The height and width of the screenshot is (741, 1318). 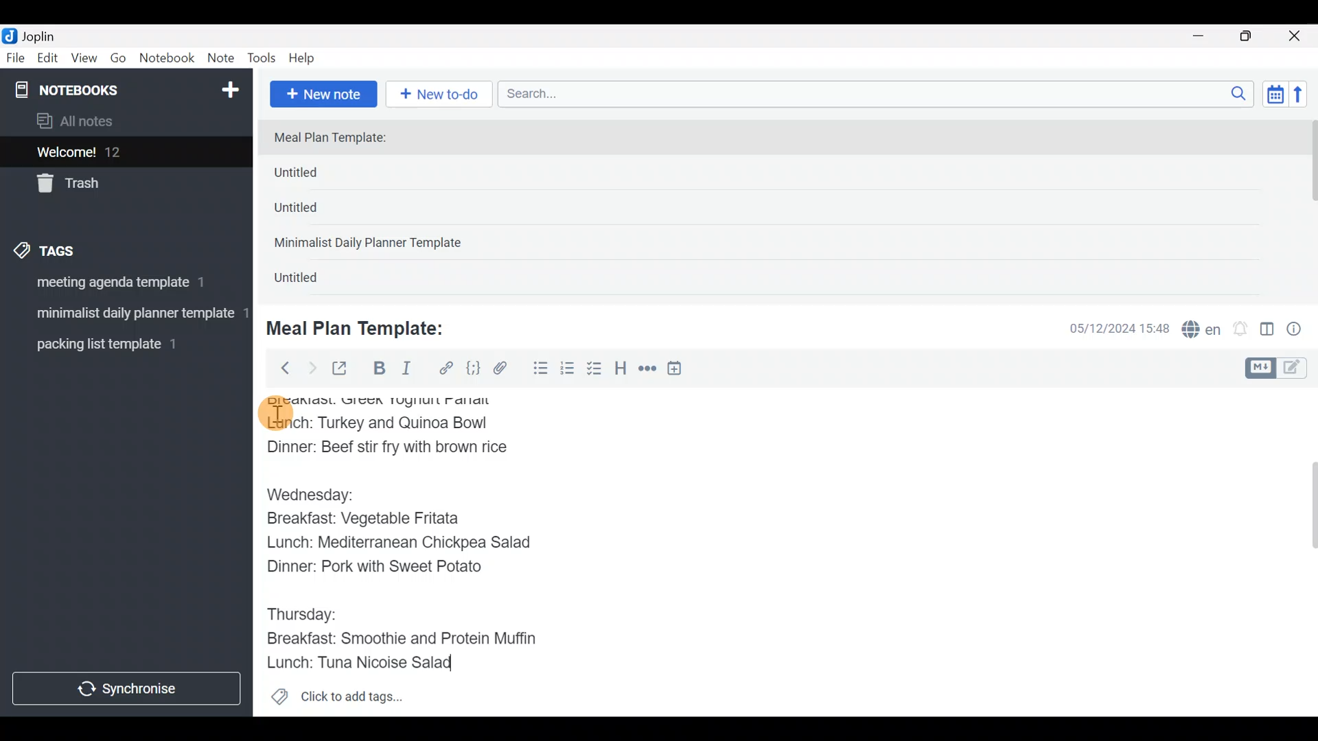 What do you see at coordinates (229, 87) in the screenshot?
I see `New` at bounding box center [229, 87].